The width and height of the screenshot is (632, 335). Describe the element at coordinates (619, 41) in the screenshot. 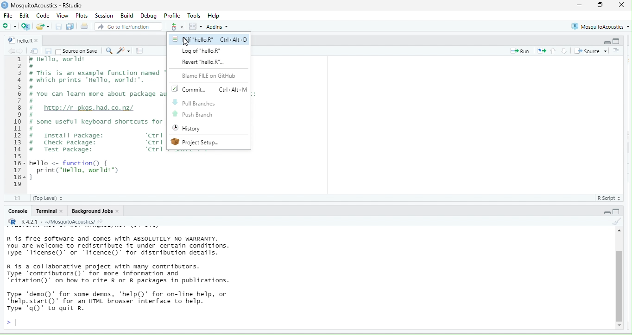

I see `hide console` at that location.